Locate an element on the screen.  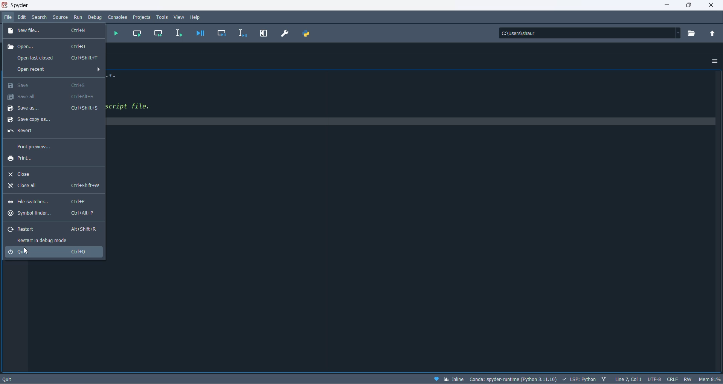
new file is located at coordinates (53, 32).